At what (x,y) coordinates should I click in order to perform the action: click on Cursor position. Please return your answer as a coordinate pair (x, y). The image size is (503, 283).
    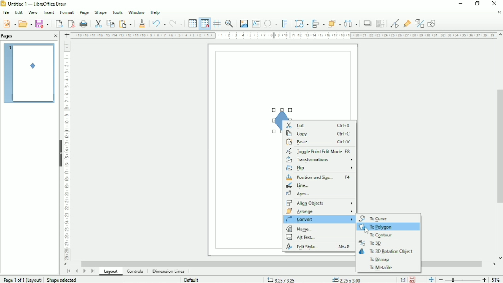
    Looking at the image, I should click on (316, 278).